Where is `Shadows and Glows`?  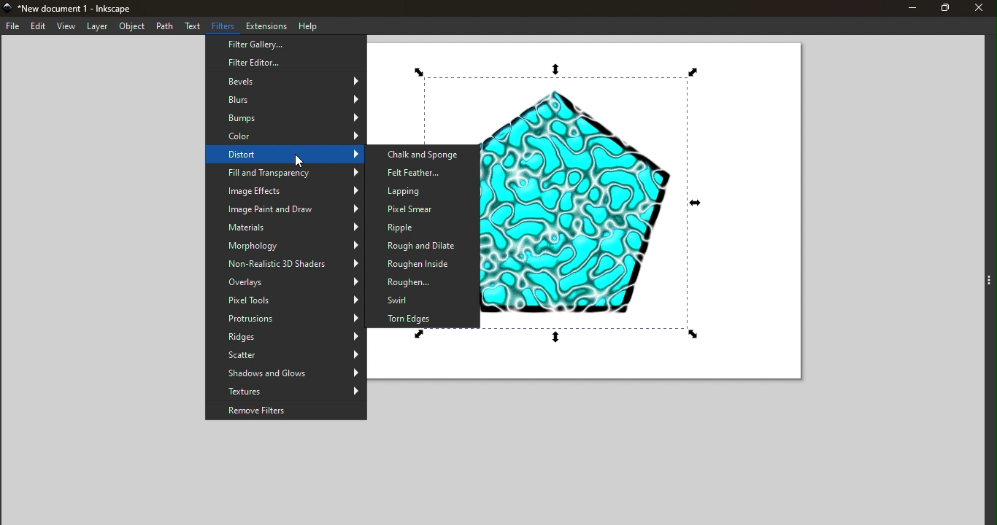 Shadows and Glows is located at coordinates (287, 373).